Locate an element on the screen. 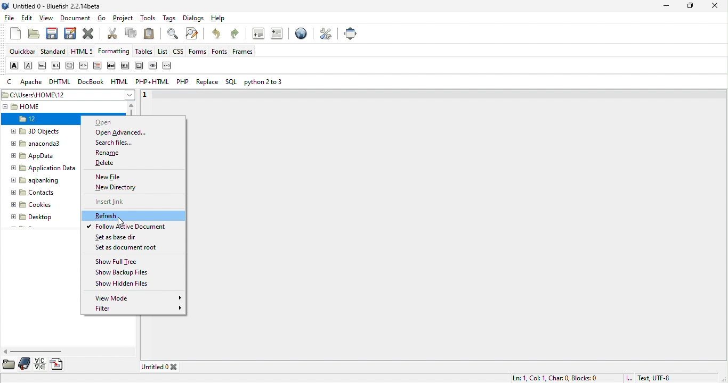 The image size is (728, 383). cursor movement is located at coordinates (124, 221).